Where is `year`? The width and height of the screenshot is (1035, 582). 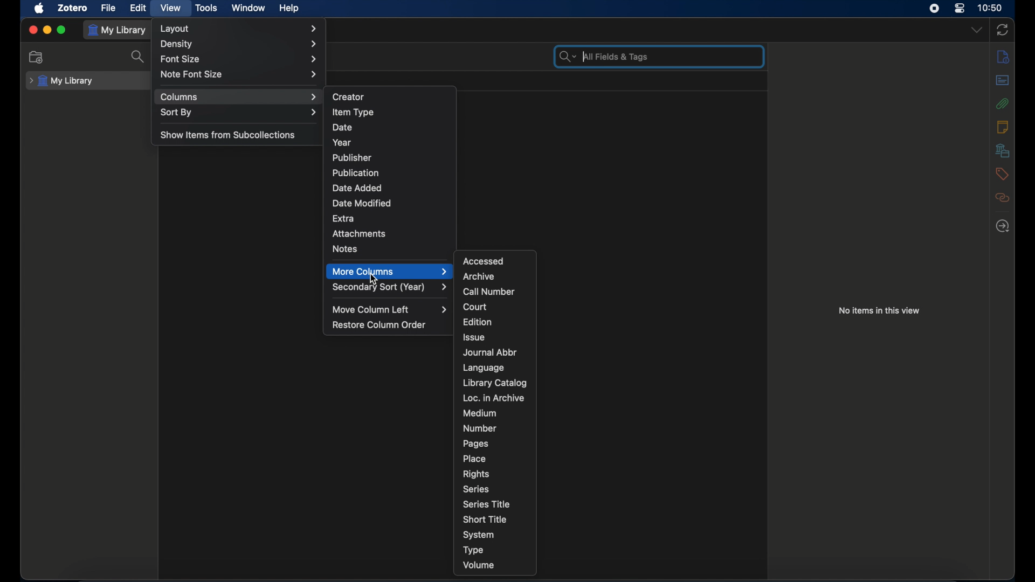
year is located at coordinates (343, 142).